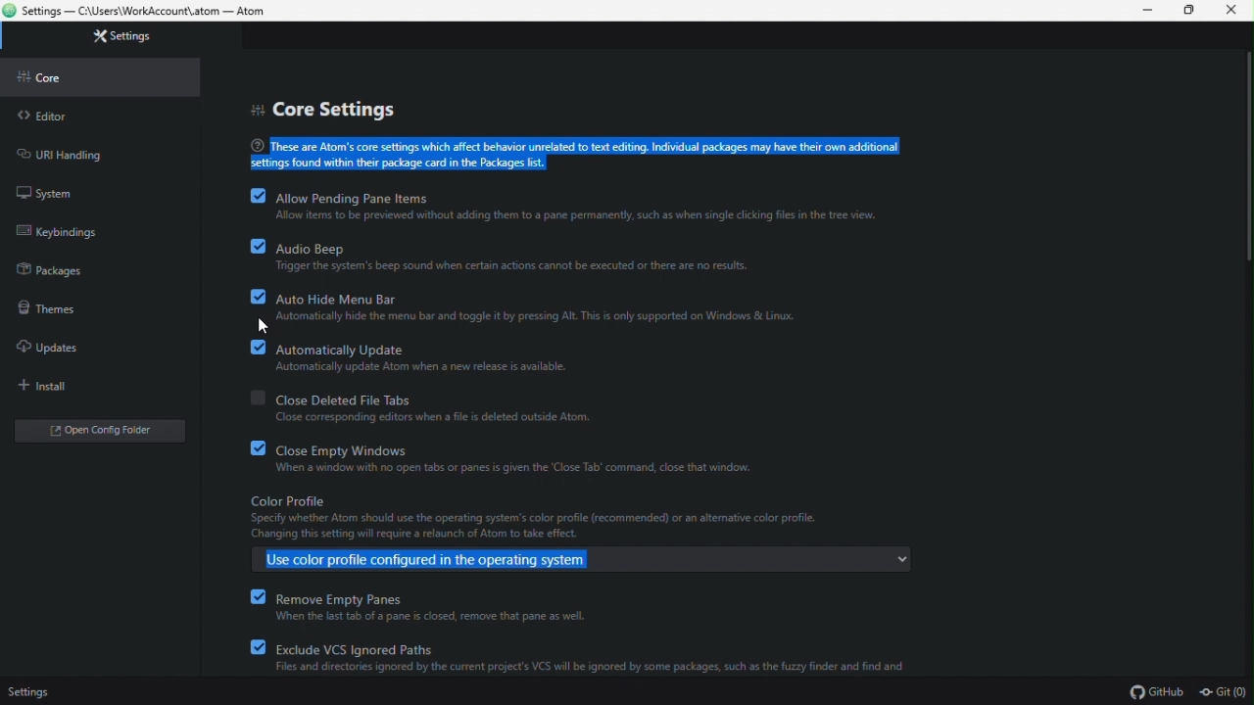 This screenshot has height=705, width=1254. I want to click on These are Atom's core settings which affect behavior unrelated to text editing. Individual packages may have their own additional settings found withing their package card in the packages list, so click(609, 155).